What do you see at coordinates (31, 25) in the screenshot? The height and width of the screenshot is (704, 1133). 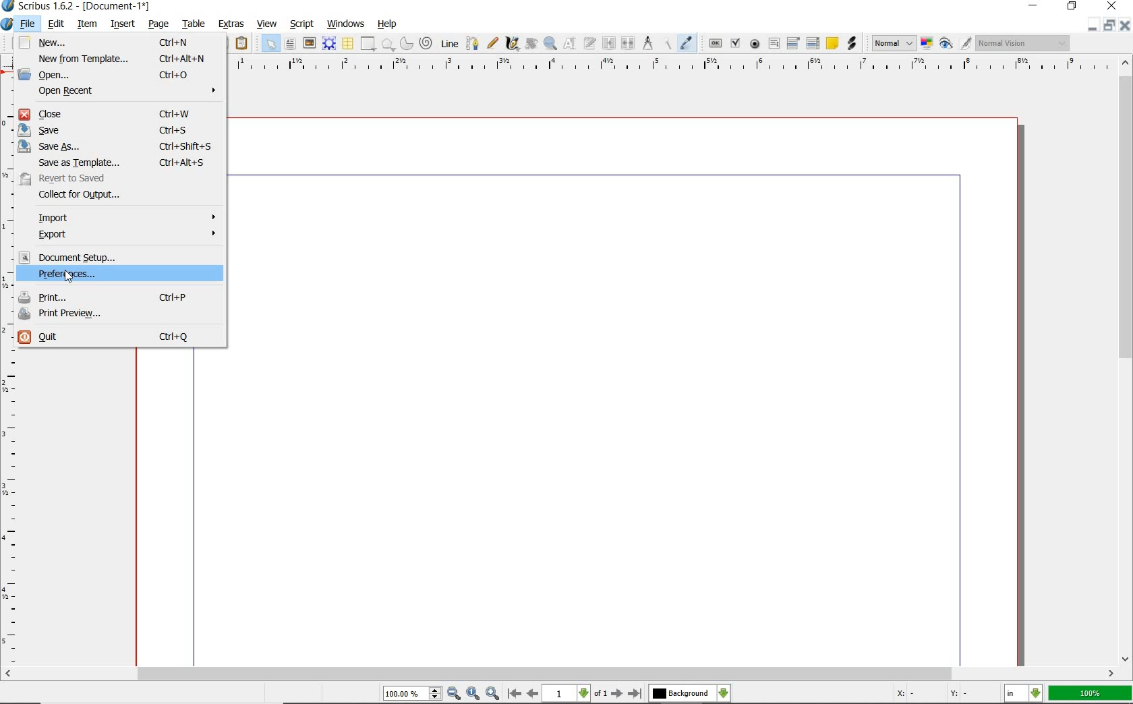 I see `file` at bounding box center [31, 25].